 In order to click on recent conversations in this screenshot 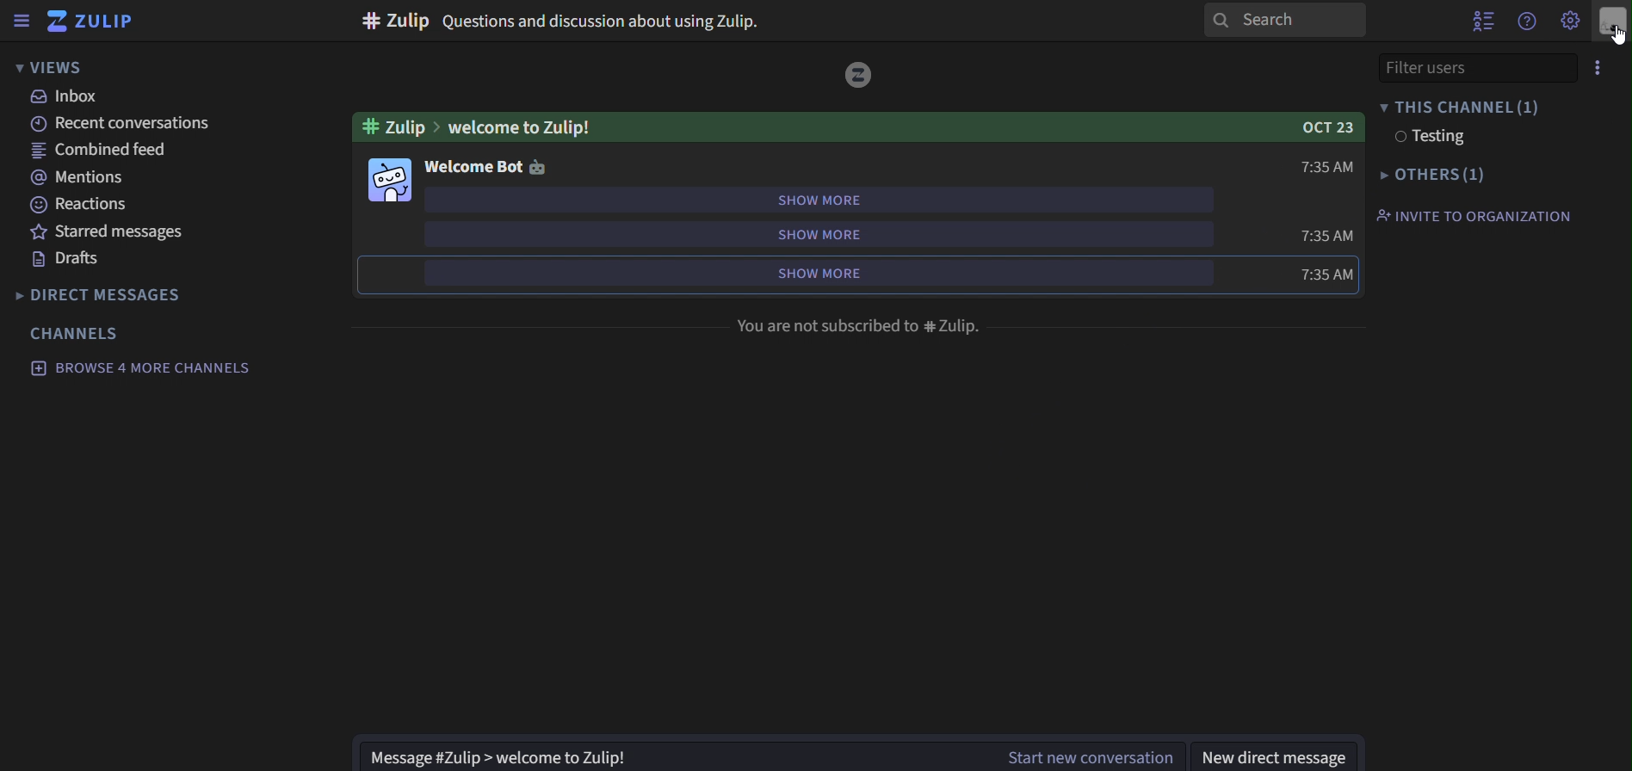, I will do `click(133, 122)`.